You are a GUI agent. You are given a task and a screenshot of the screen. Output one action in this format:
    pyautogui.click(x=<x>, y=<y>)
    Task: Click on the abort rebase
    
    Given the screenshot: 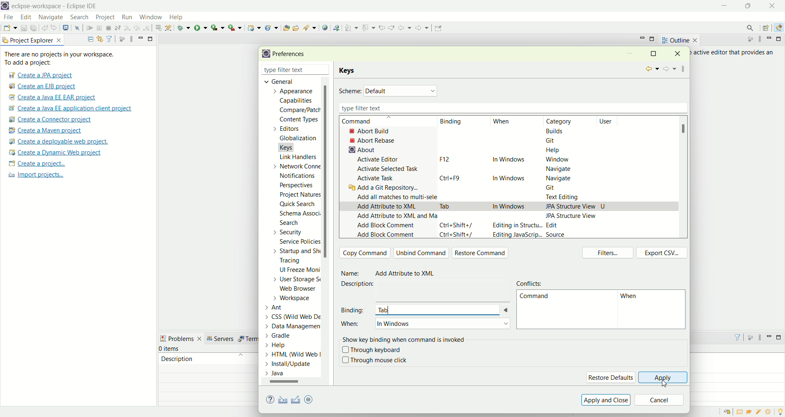 What is the action you would take?
    pyautogui.click(x=375, y=141)
    